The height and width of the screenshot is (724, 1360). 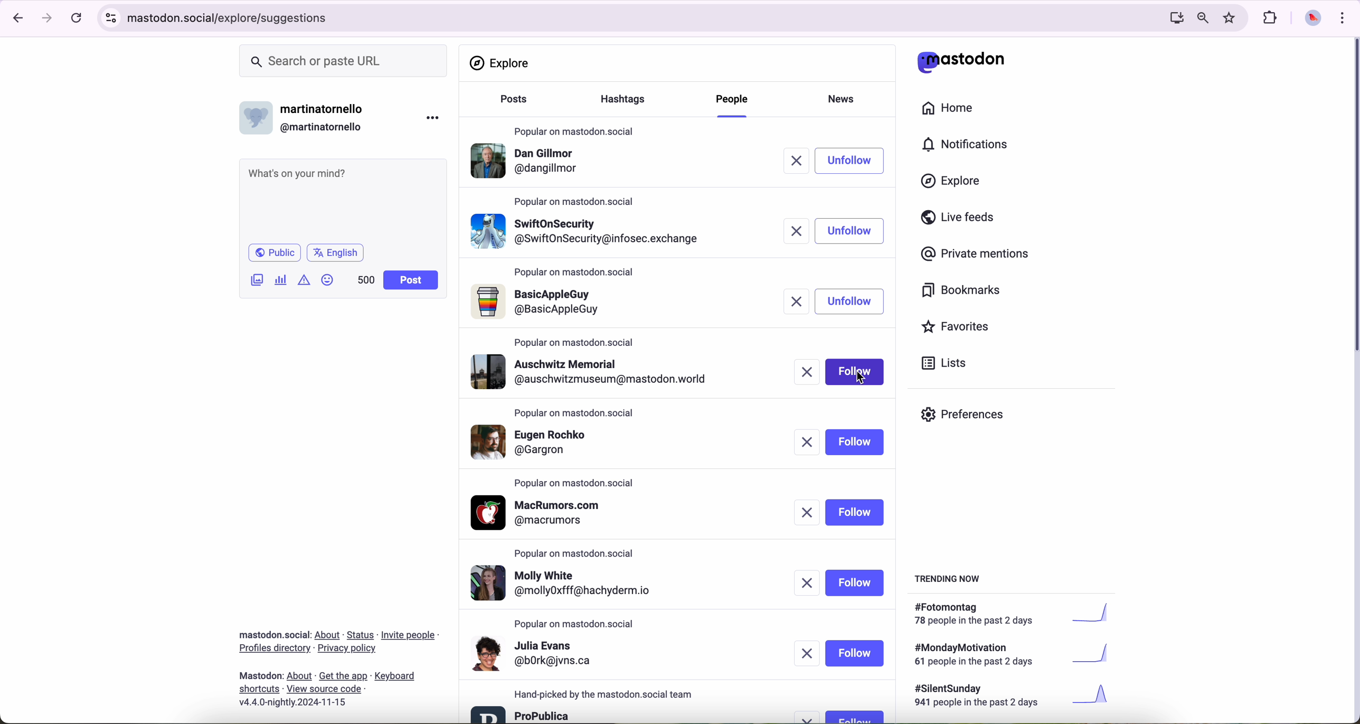 What do you see at coordinates (574, 342) in the screenshot?
I see `popular` at bounding box center [574, 342].